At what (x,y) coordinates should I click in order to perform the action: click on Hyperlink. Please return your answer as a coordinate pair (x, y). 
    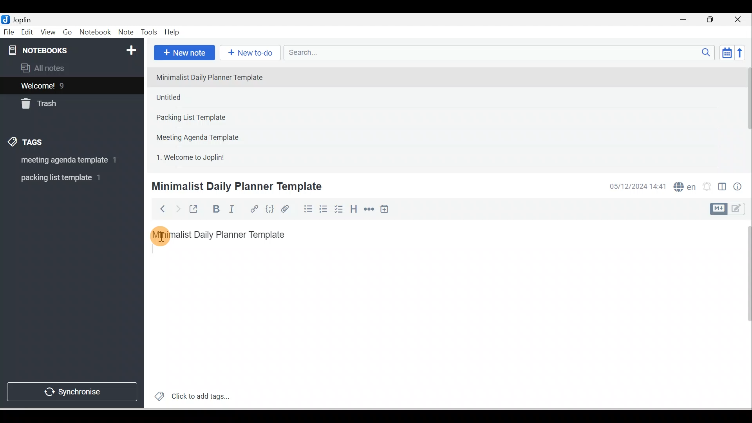
    Looking at the image, I should click on (253, 210).